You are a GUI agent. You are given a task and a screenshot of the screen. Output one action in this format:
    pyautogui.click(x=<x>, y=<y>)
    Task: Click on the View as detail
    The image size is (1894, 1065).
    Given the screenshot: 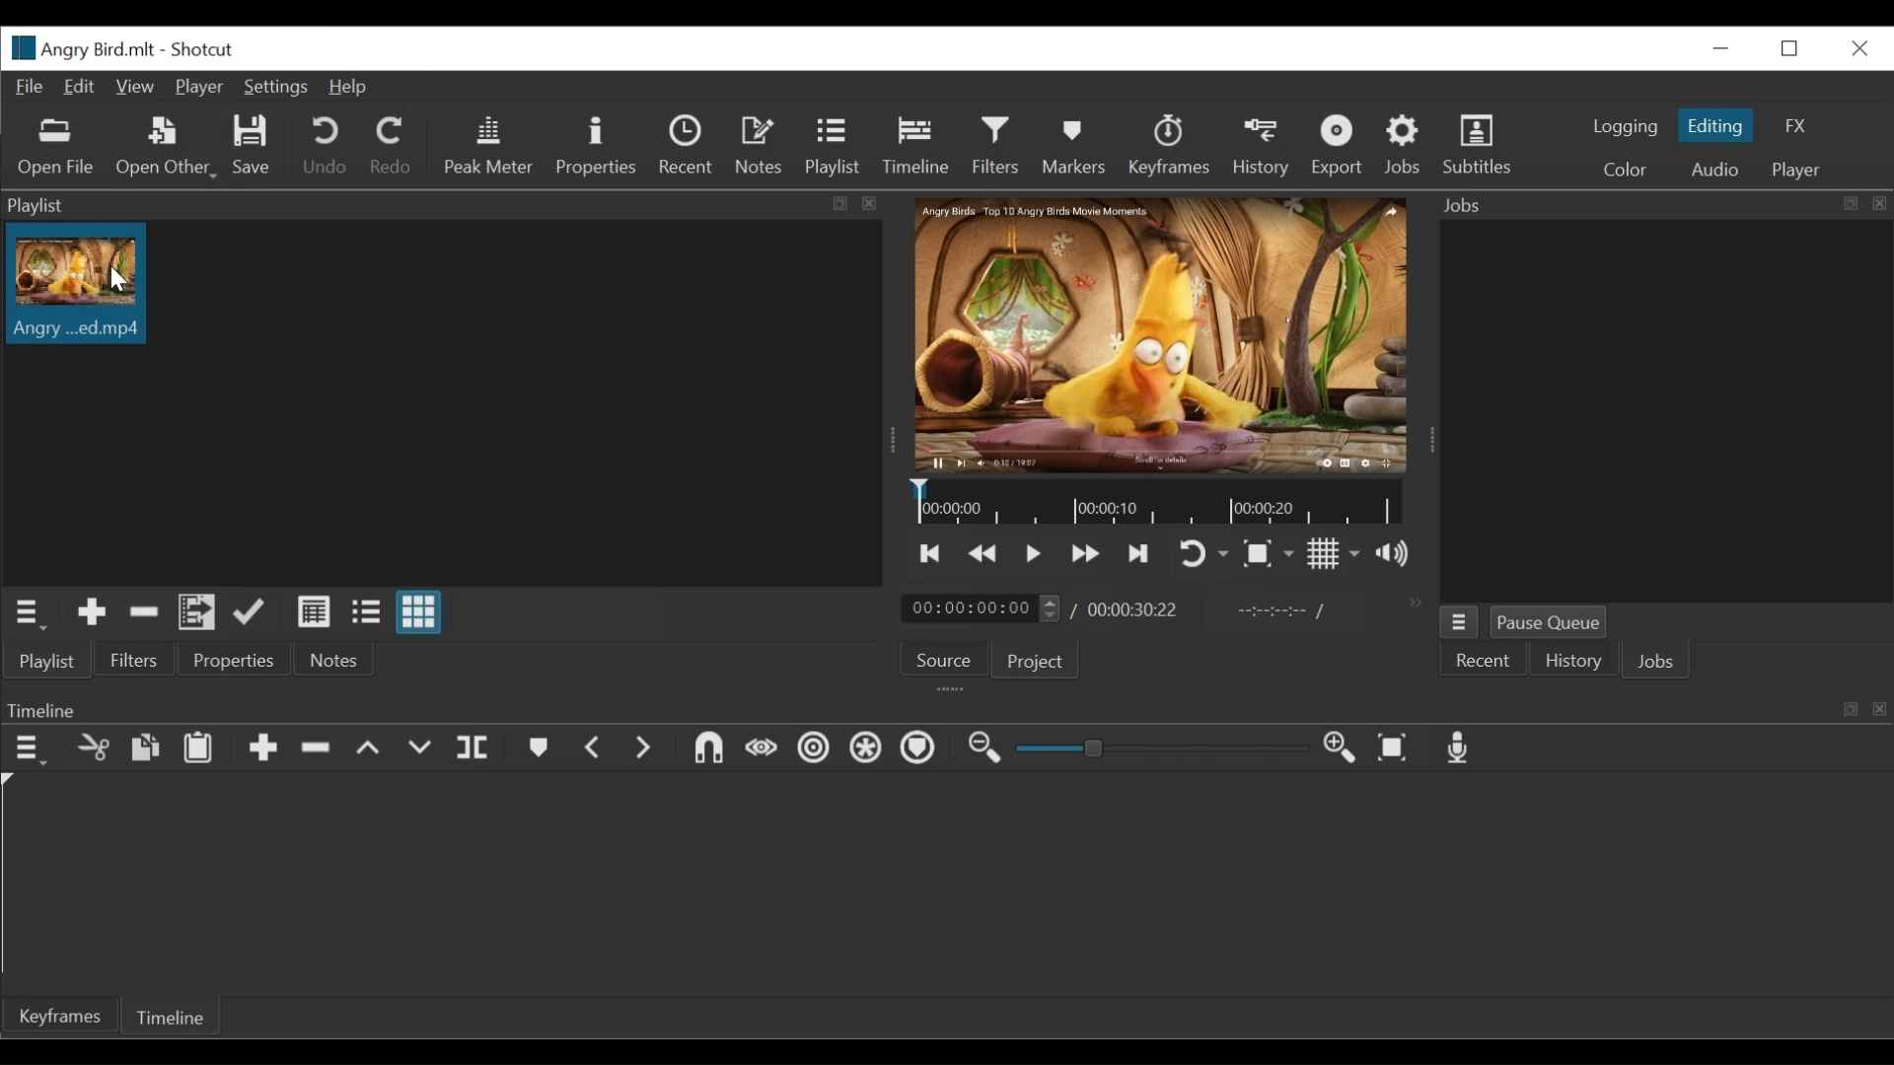 What is the action you would take?
    pyautogui.click(x=315, y=612)
    